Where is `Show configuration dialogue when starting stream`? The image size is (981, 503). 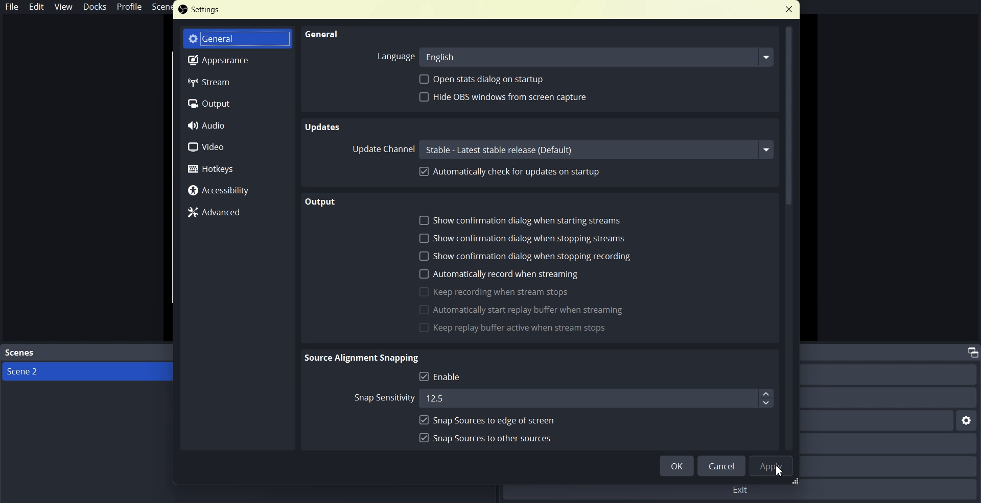
Show configuration dialogue when starting stream is located at coordinates (523, 220).